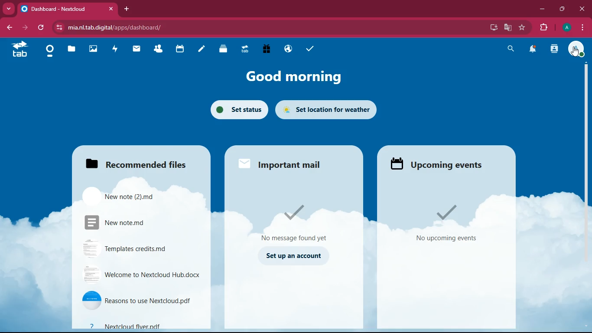 This screenshot has width=592, height=333. Describe the element at coordinates (582, 8) in the screenshot. I see `close` at that location.